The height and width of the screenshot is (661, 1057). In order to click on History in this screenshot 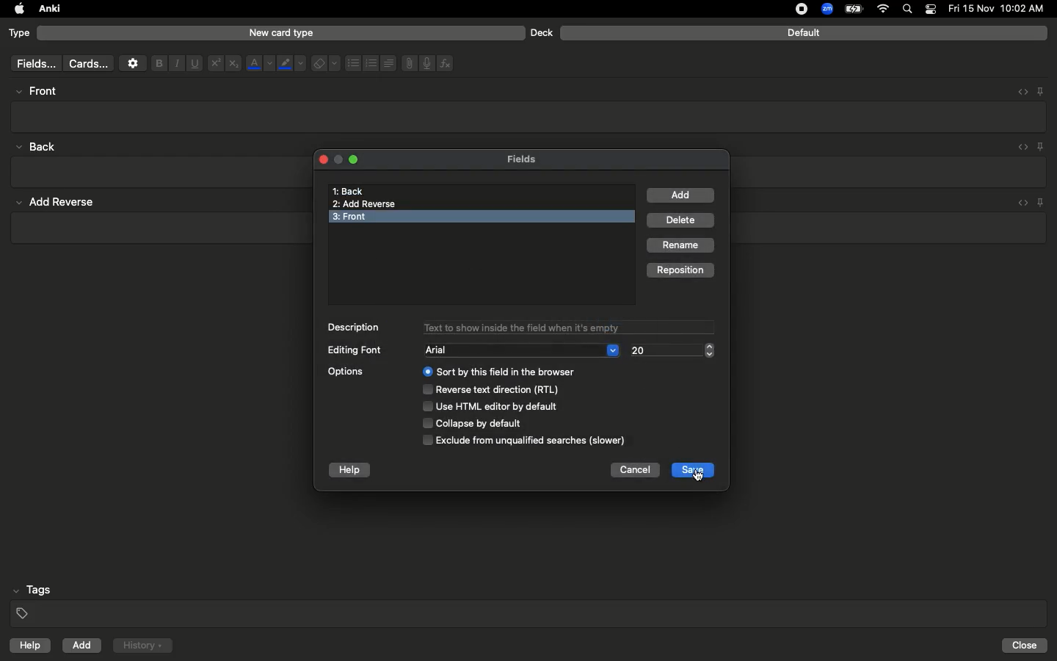, I will do `click(142, 646)`.